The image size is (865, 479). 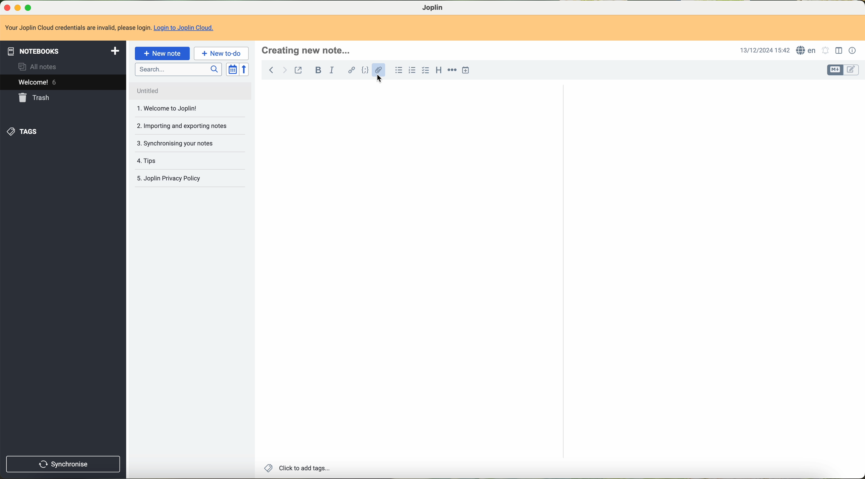 What do you see at coordinates (112, 28) in the screenshot?
I see `Your Joplin Cloud credentials are invalid, please login. Login to Joplin Cloud` at bounding box center [112, 28].